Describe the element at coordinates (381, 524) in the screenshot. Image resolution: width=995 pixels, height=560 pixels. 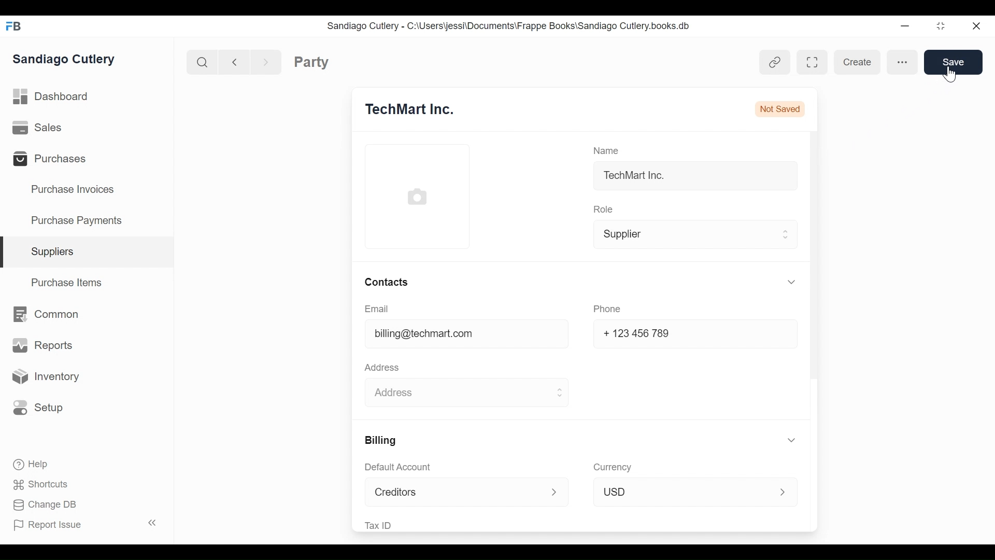
I see `Tax ID` at that location.